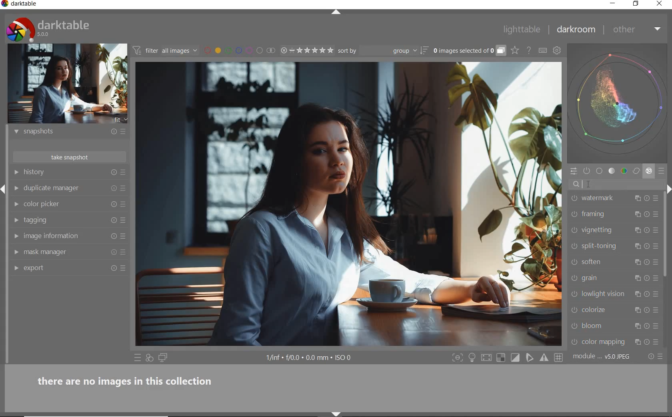 This screenshot has width=672, height=417. What do you see at coordinates (612, 172) in the screenshot?
I see `tone` at bounding box center [612, 172].